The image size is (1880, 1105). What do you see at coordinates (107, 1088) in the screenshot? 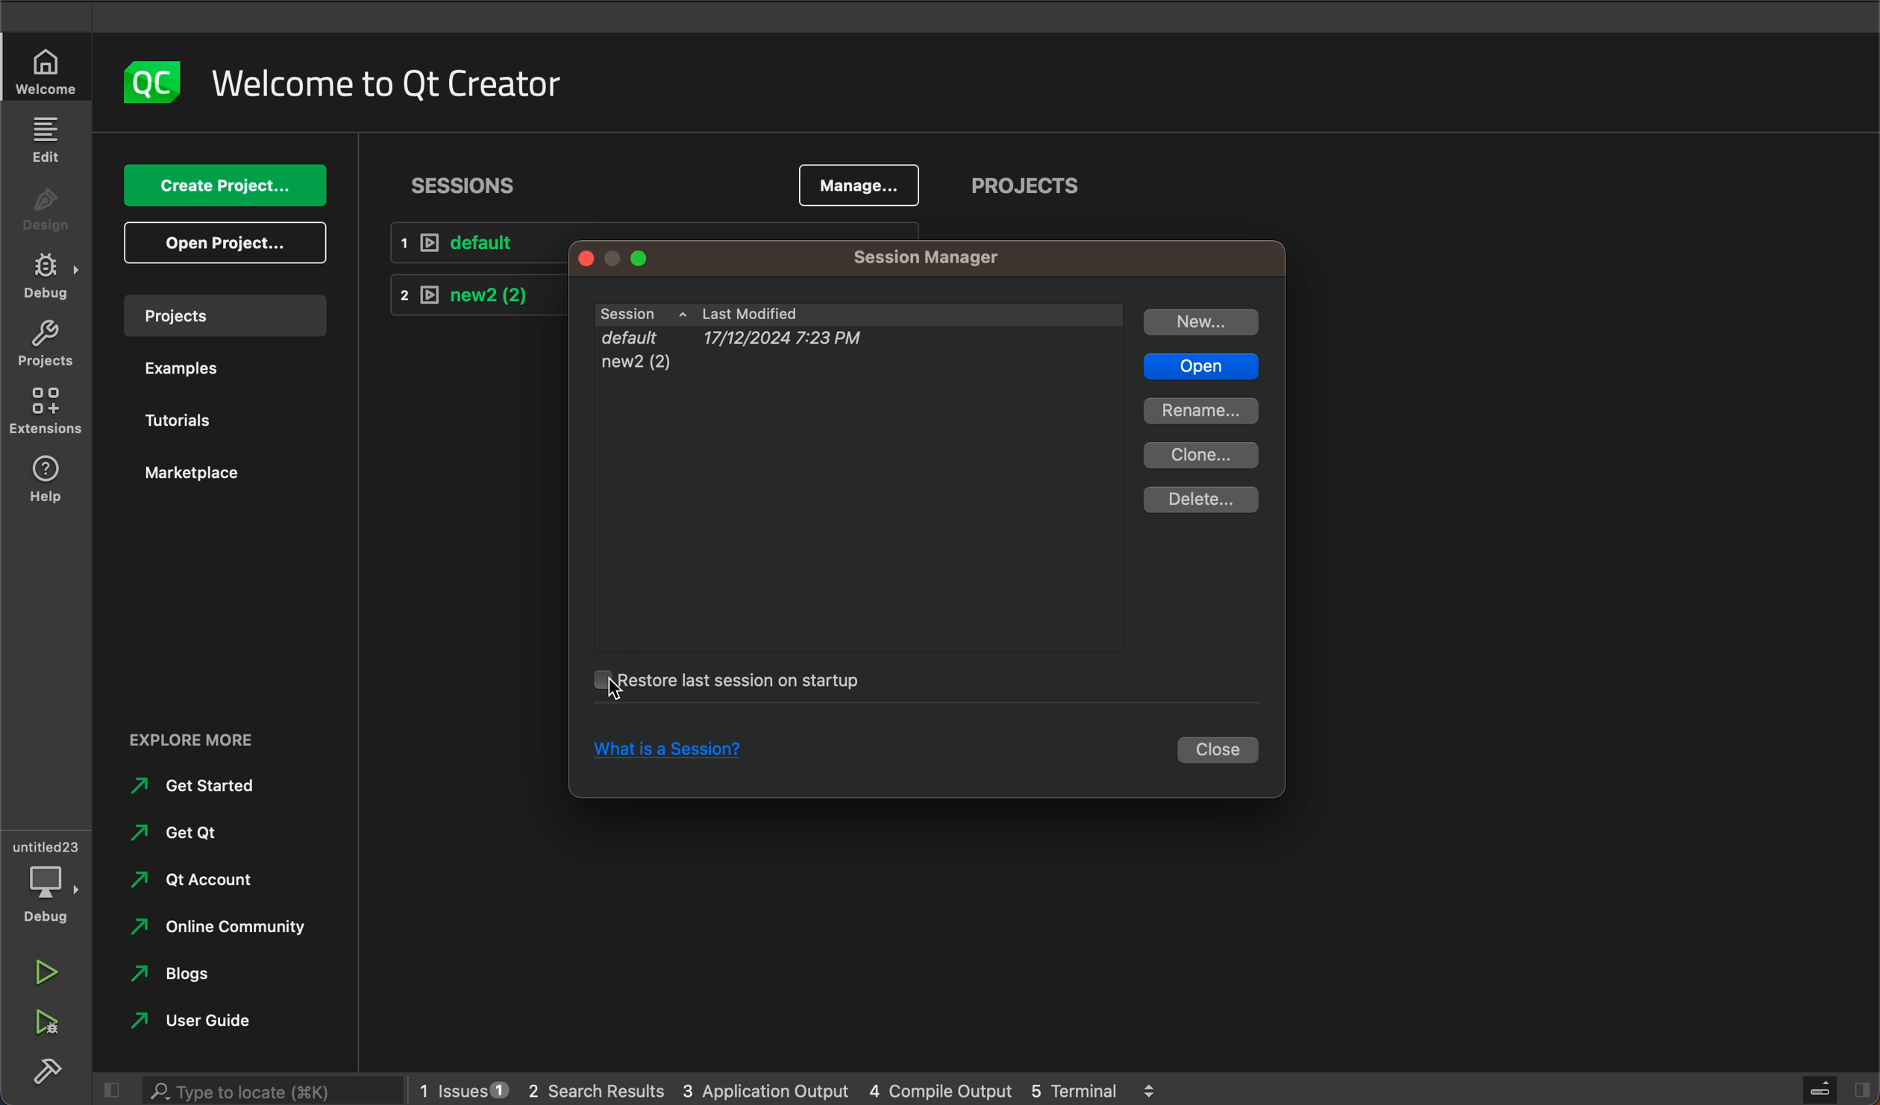
I see `close slide bar` at bounding box center [107, 1088].